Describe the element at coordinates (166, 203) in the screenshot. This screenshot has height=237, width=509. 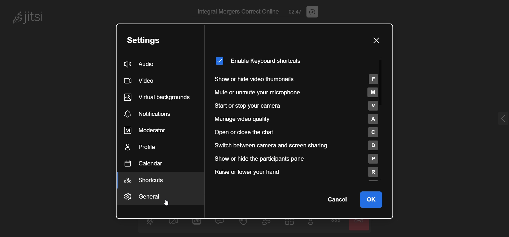
I see `Cursor` at that location.